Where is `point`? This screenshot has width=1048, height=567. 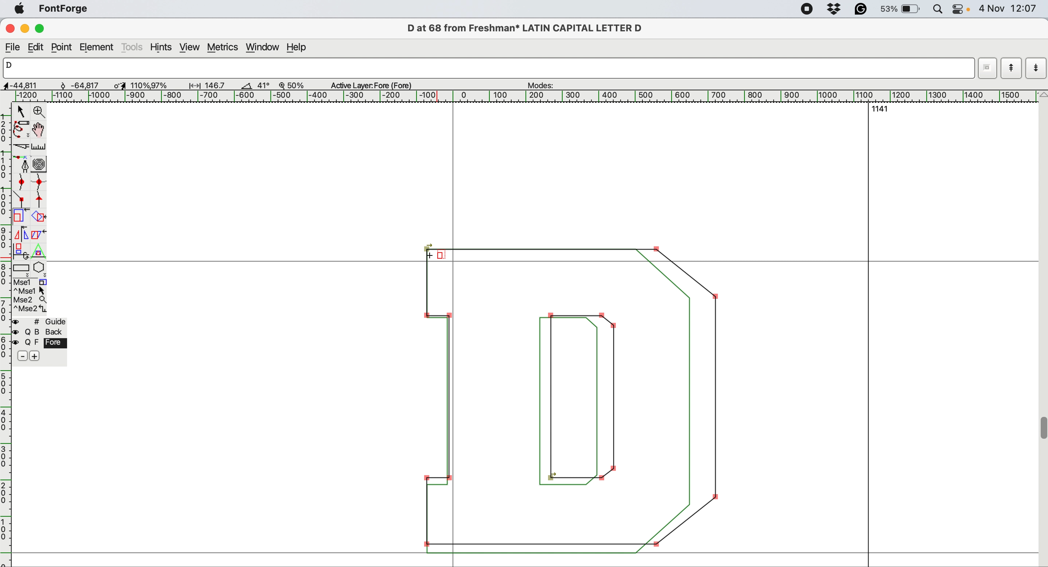
point is located at coordinates (62, 47).